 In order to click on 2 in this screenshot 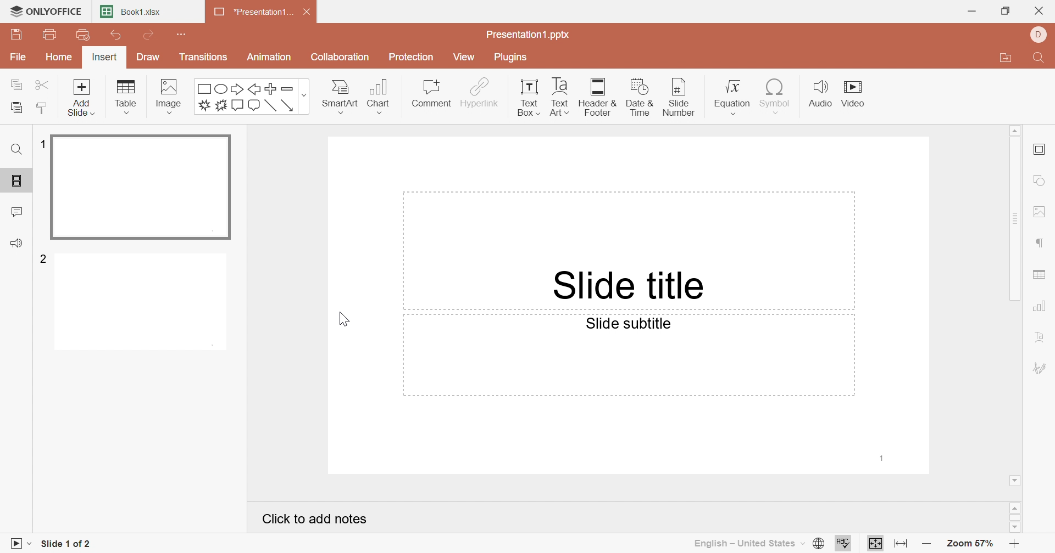, I will do `click(45, 258)`.